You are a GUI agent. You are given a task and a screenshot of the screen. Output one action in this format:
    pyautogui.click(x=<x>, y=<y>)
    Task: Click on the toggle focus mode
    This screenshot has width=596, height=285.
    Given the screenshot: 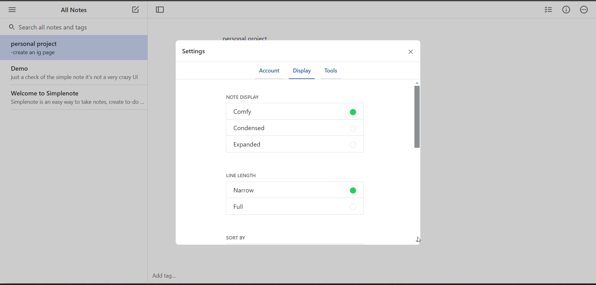 What is the action you would take?
    pyautogui.click(x=162, y=11)
    